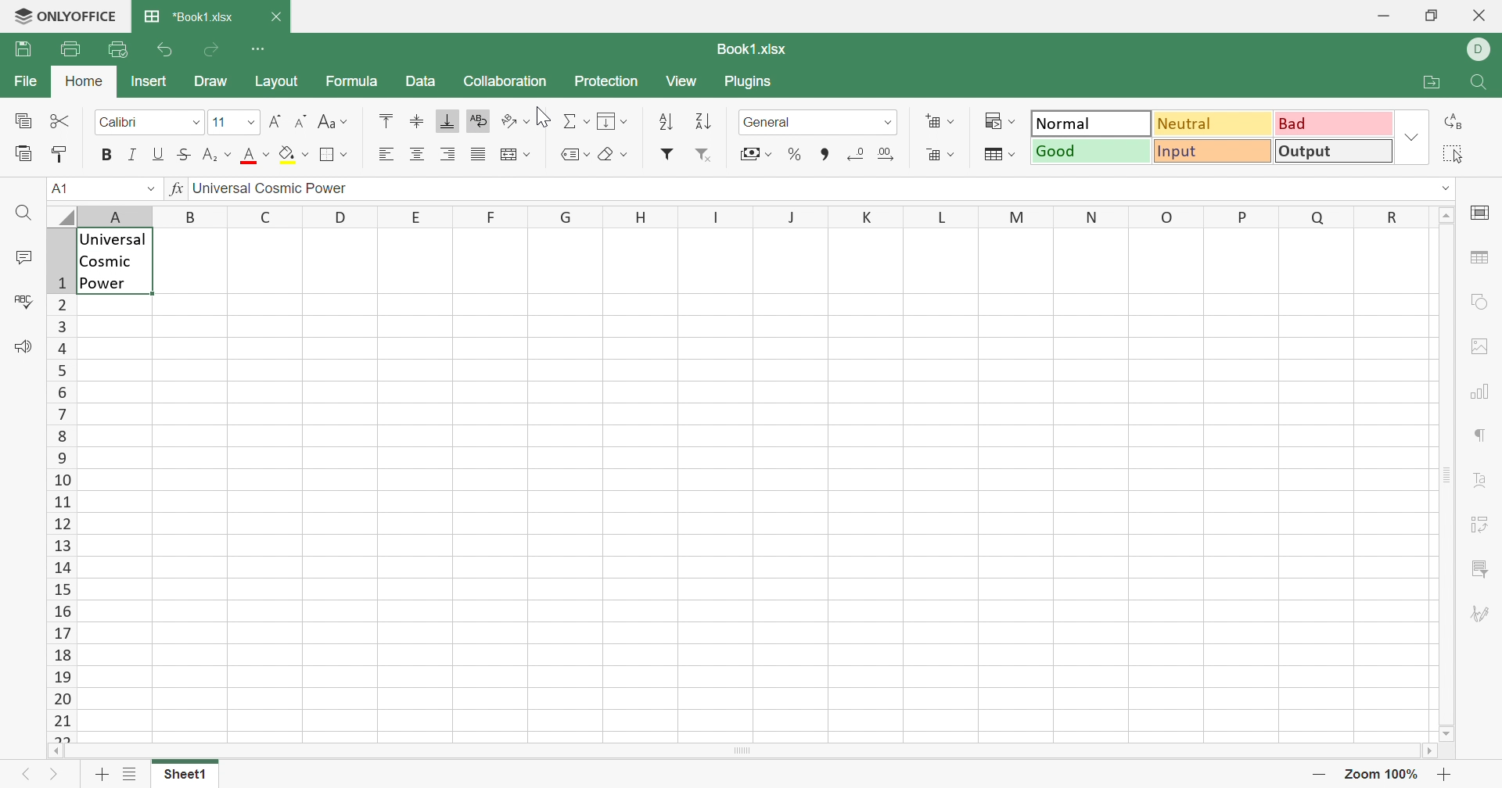 The image size is (1502, 788). What do you see at coordinates (1387, 15) in the screenshot?
I see `Minimize` at bounding box center [1387, 15].